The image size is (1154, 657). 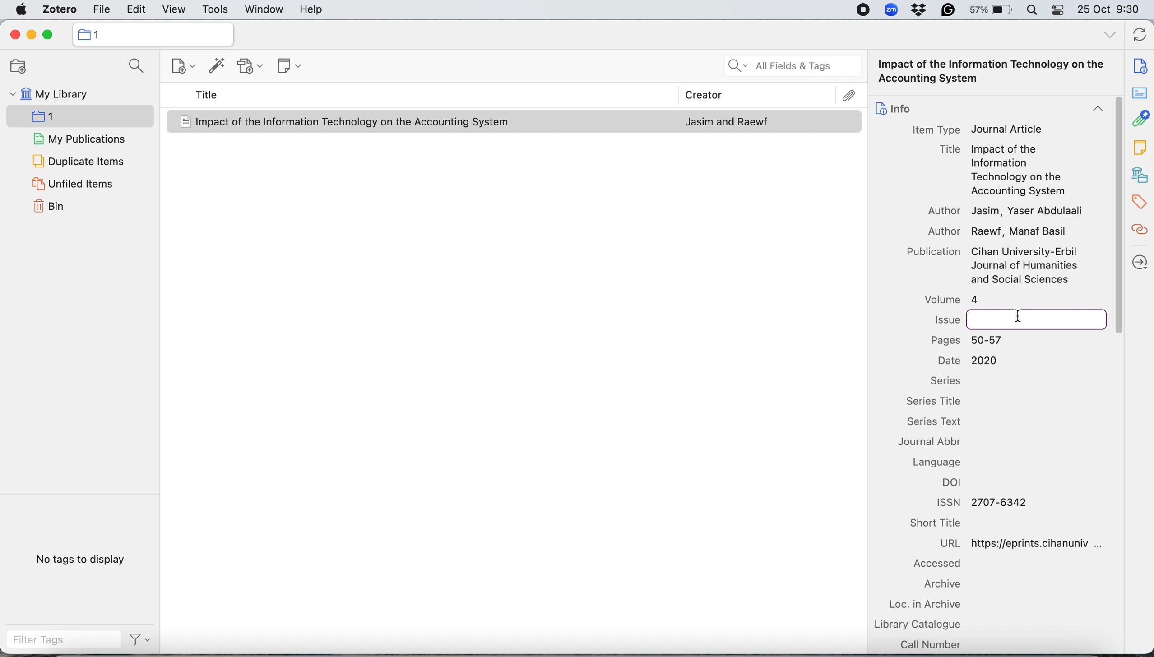 I want to click on library catalogue, so click(x=920, y=624).